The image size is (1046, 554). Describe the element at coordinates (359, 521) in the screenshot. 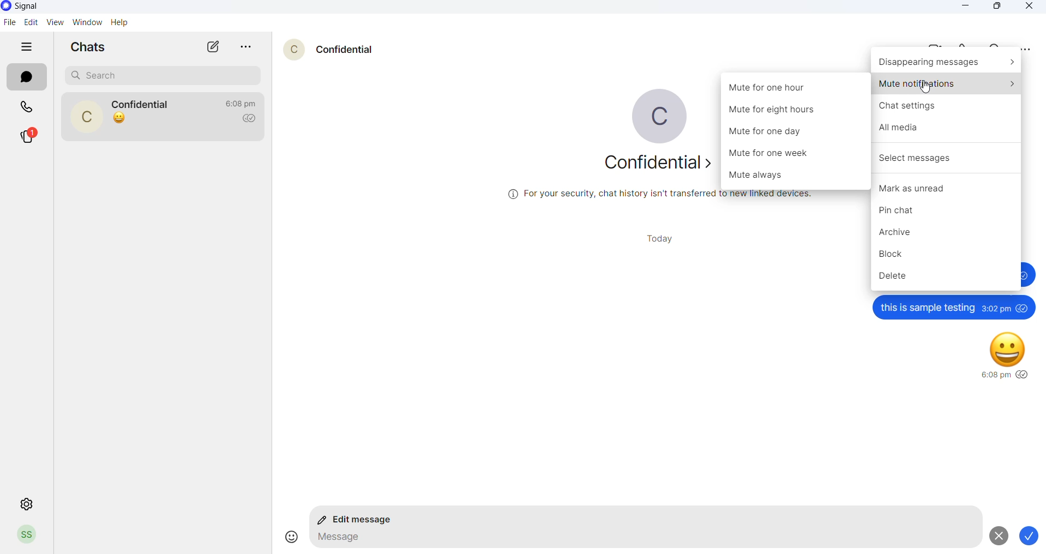

I see `edit message` at that location.